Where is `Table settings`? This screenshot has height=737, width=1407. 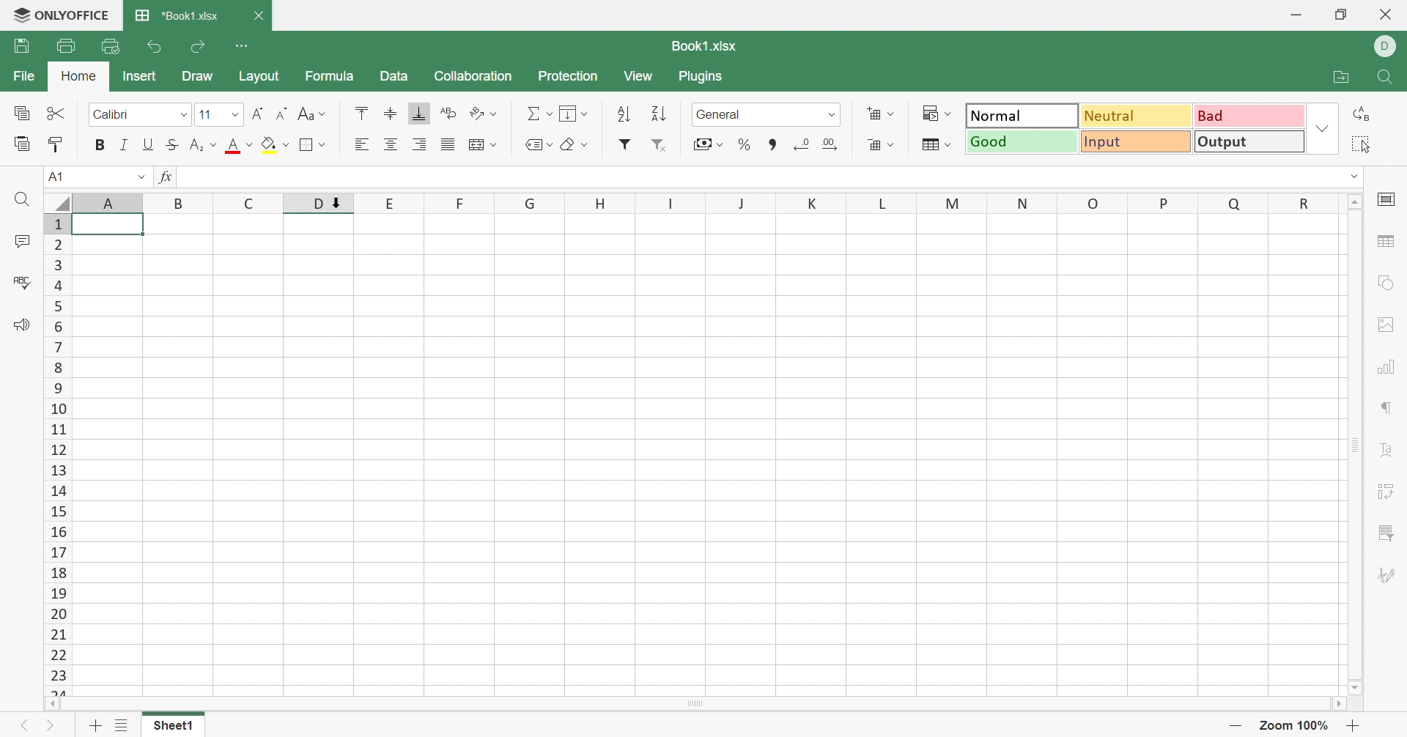 Table settings is located at coordinates (1389, 240).